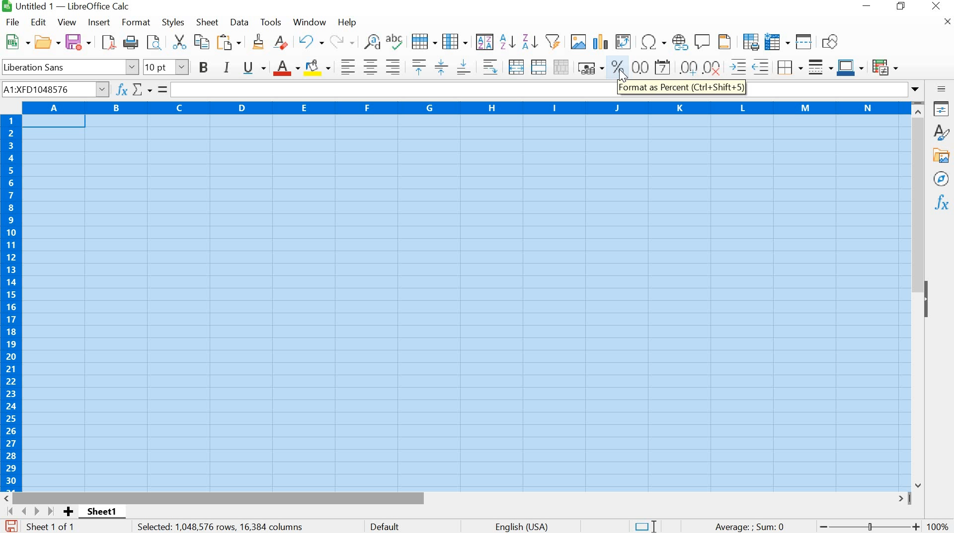 Image resolution: width=954 pixels, height=533 pixels. Describe the element at coordinates (712, 67) in the screenshot. I see `Delete Decimal Place` at that location.